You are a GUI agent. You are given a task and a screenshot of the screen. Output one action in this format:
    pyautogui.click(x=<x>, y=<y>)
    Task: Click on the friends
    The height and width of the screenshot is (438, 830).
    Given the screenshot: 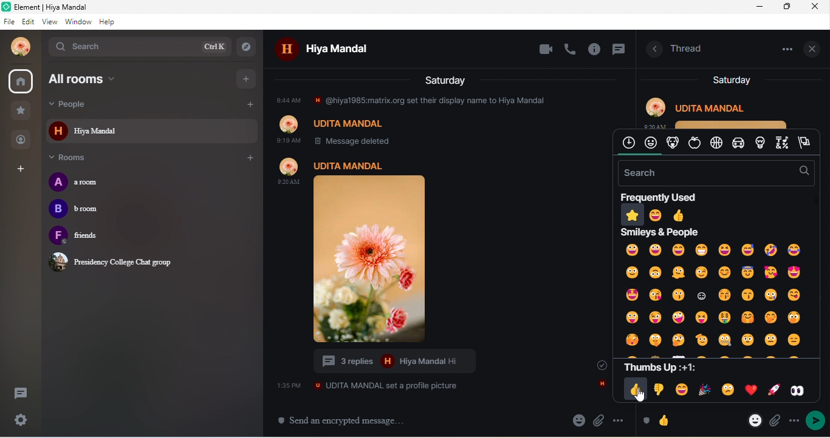 What is the action you would take?
    pyautogui.click(x=92, y=237)
    